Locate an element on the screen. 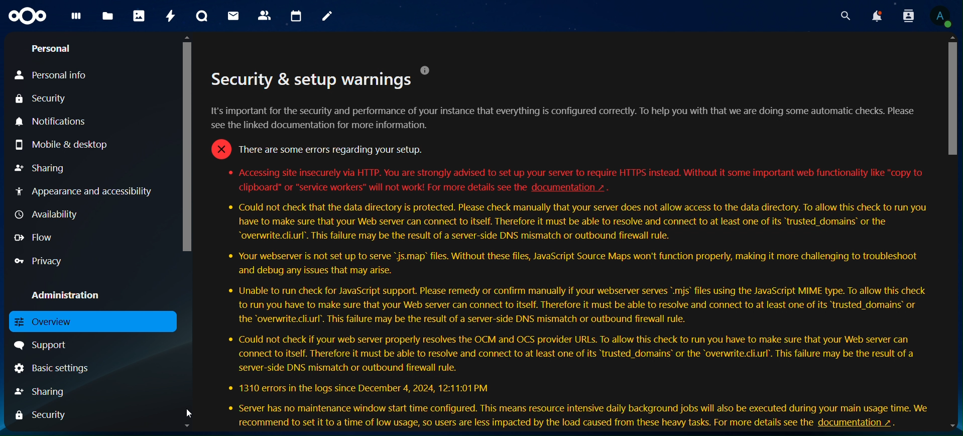 The height and width of the screenshot is (436, 963). calendar is located at coordinates (296, 15).